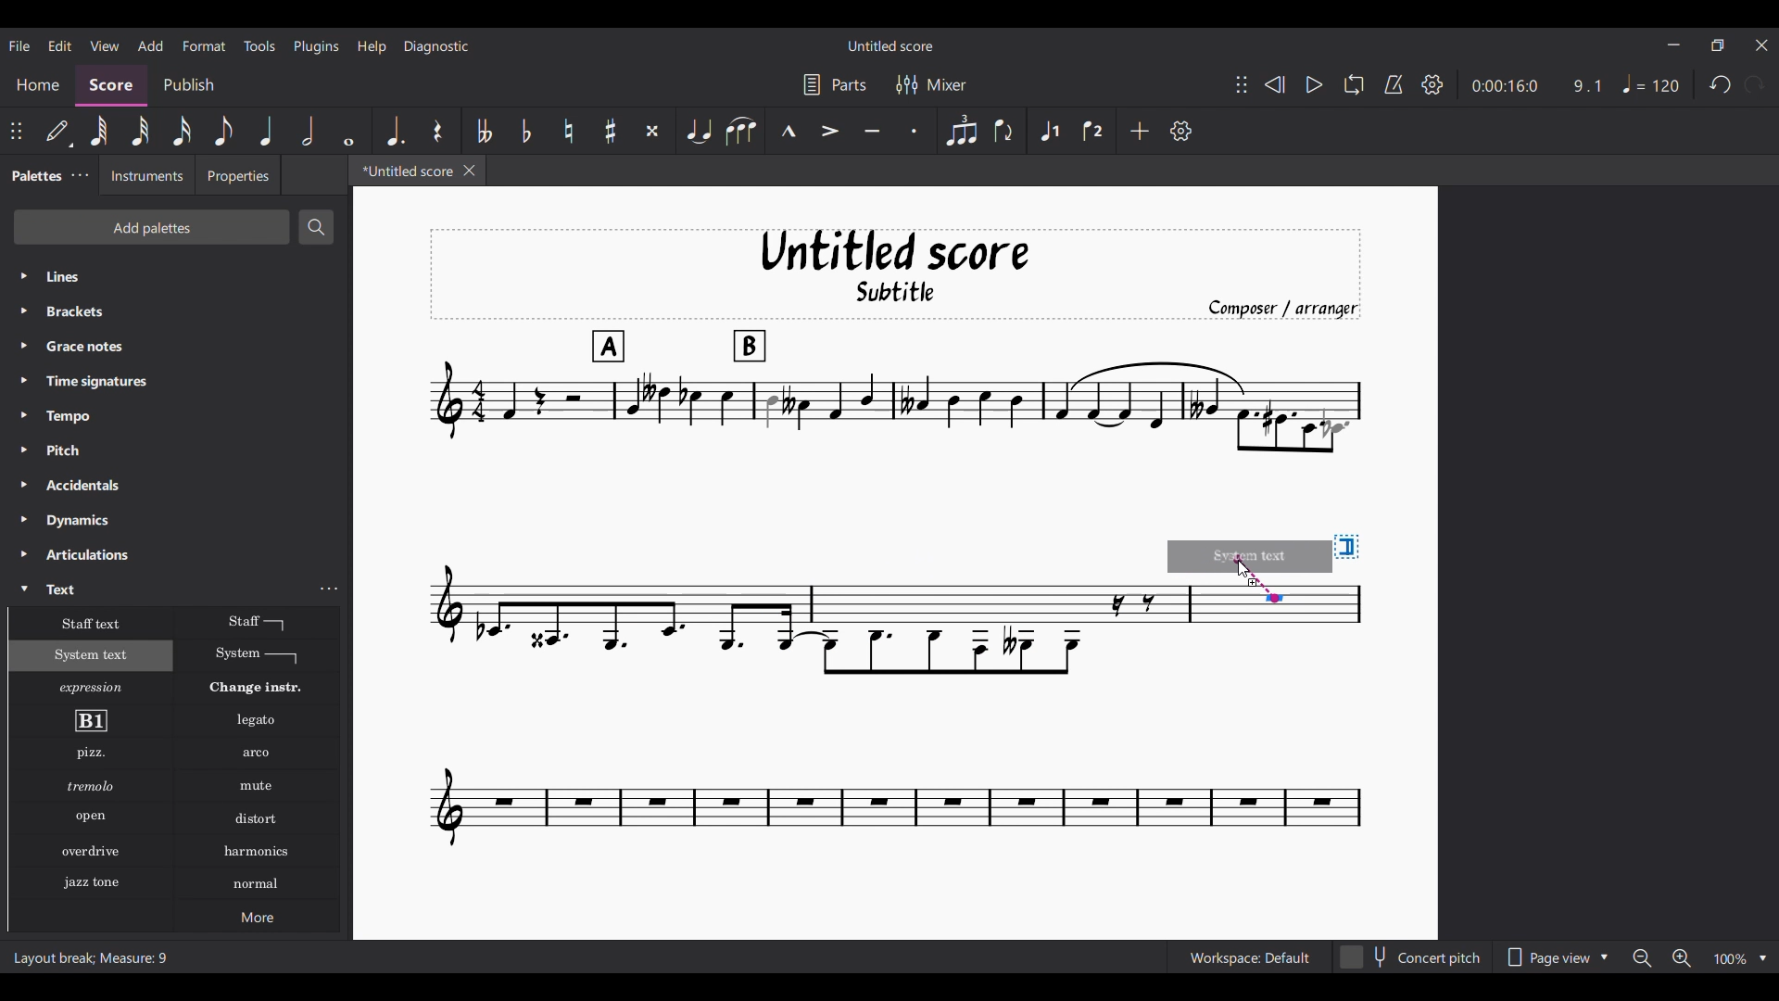  I want to click on Score, current section highlighted, so click(111, 85).